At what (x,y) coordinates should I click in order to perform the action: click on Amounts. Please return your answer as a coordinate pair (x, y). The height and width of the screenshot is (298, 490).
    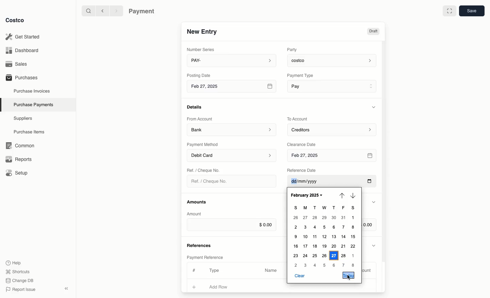
    Looking at the image, I should click on (197, 202).